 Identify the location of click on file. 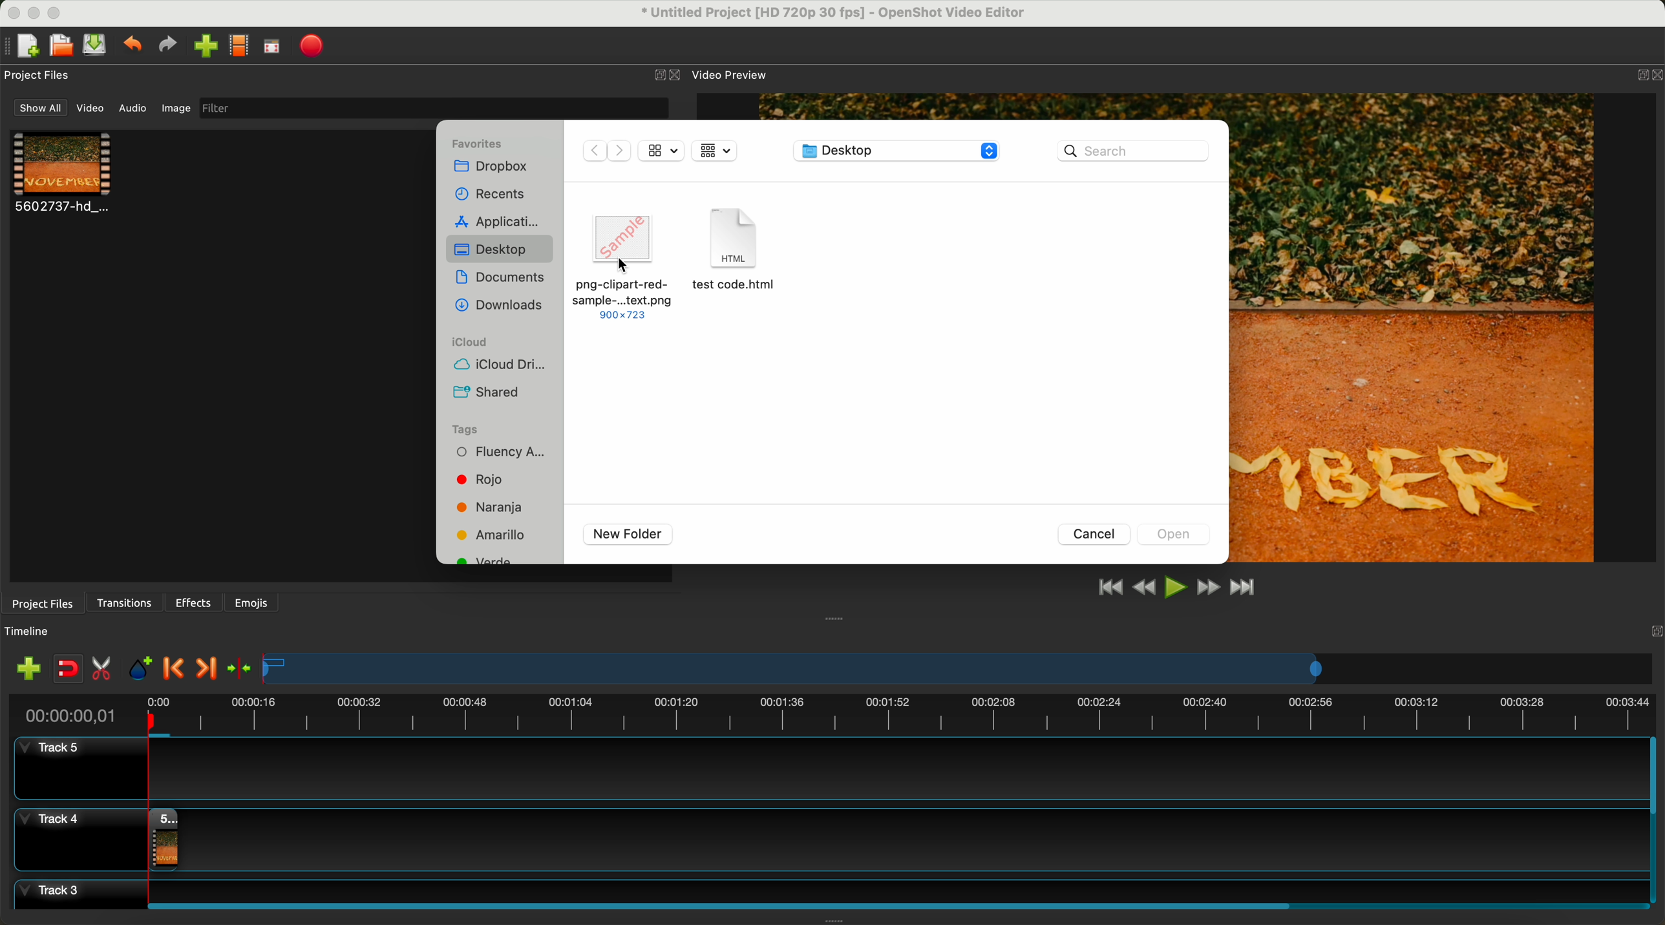
(622, 264).